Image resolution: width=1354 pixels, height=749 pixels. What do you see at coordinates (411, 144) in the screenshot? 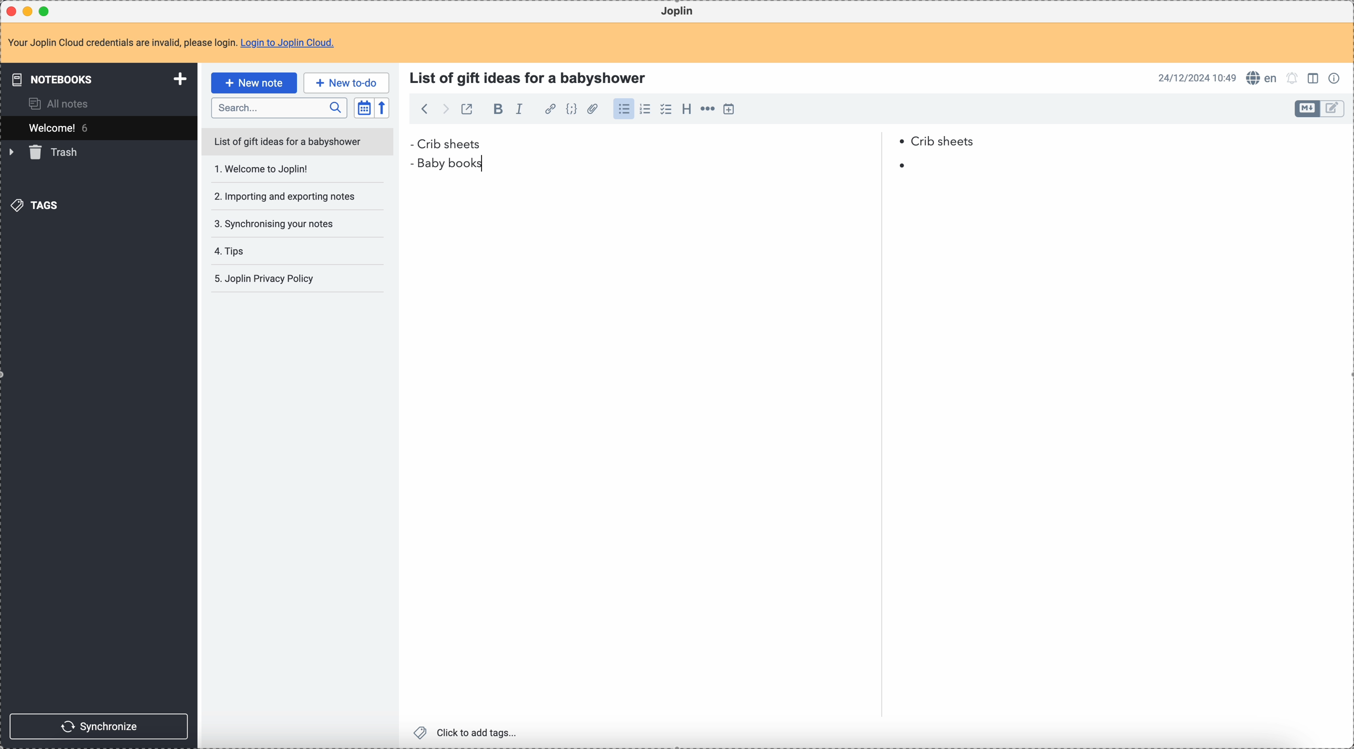
I see `bullet point` at bounding box center [411, 144].